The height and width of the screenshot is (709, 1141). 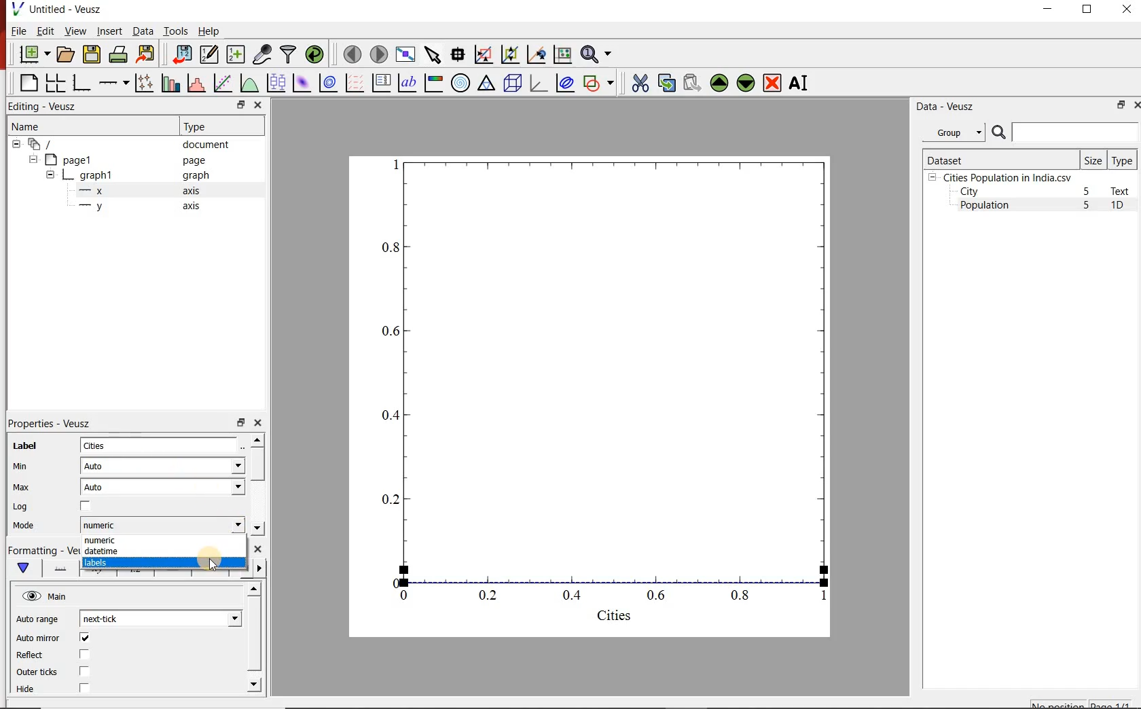 I want to click on base graph, so click(x=80, y=83).